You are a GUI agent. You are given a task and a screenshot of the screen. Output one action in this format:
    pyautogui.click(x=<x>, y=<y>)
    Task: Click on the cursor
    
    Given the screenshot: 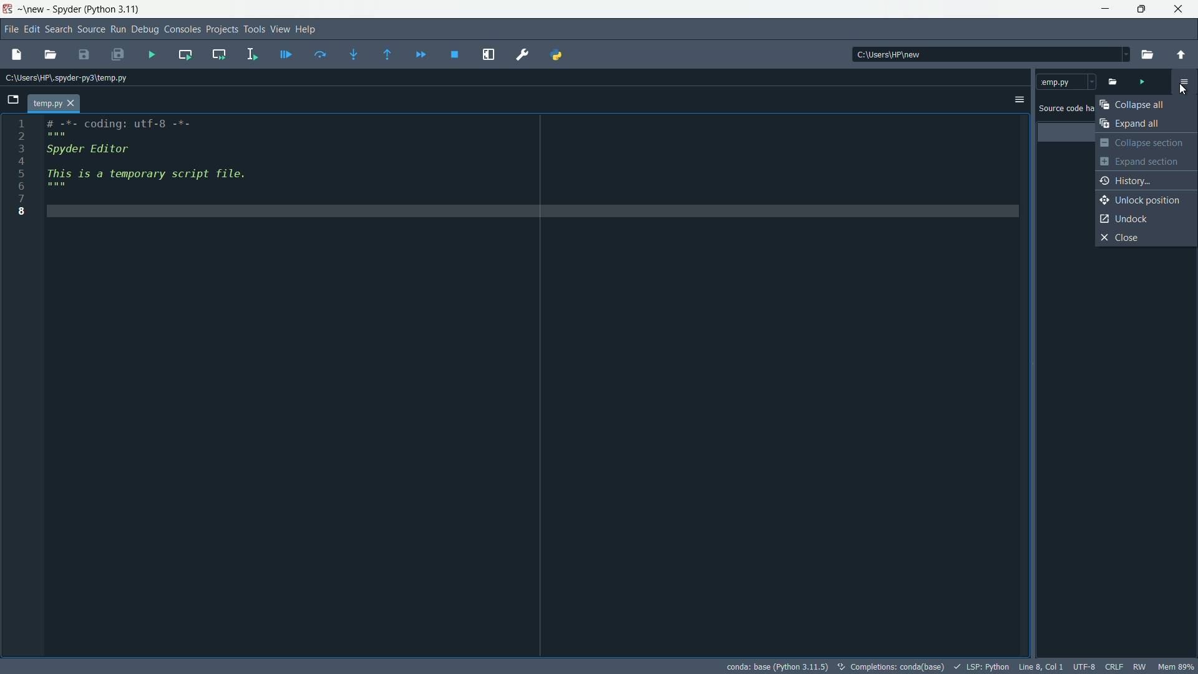 What is the action you would take?
    pyautogui.click(x=1186, y=88)
    